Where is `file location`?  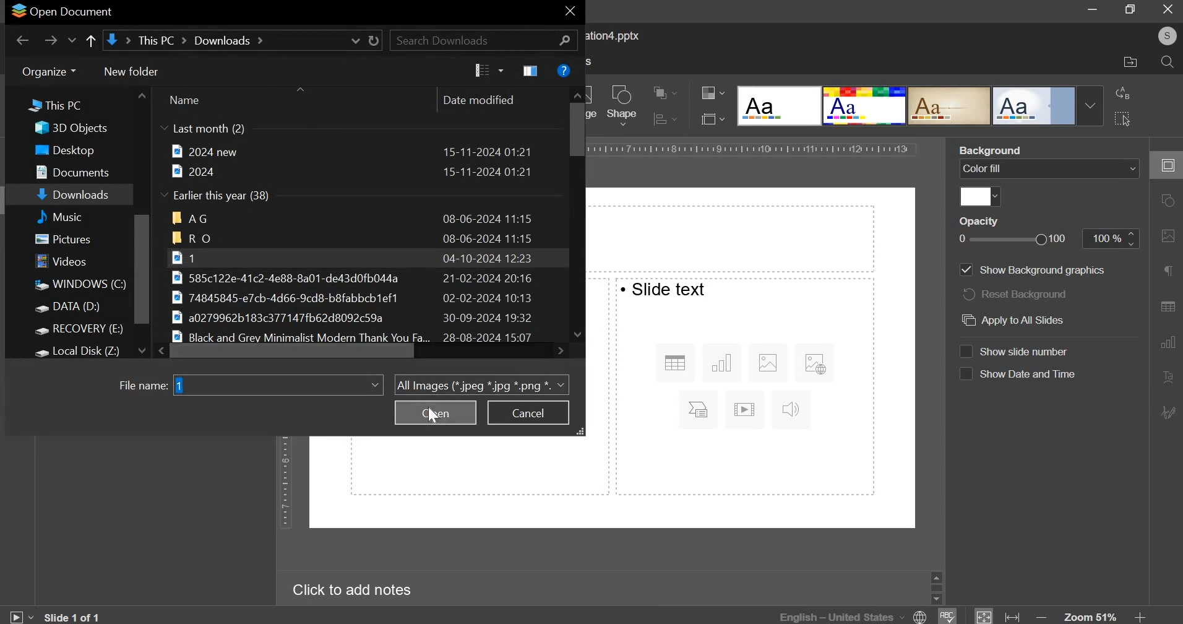
file location is located at coordinates (1130, 63).